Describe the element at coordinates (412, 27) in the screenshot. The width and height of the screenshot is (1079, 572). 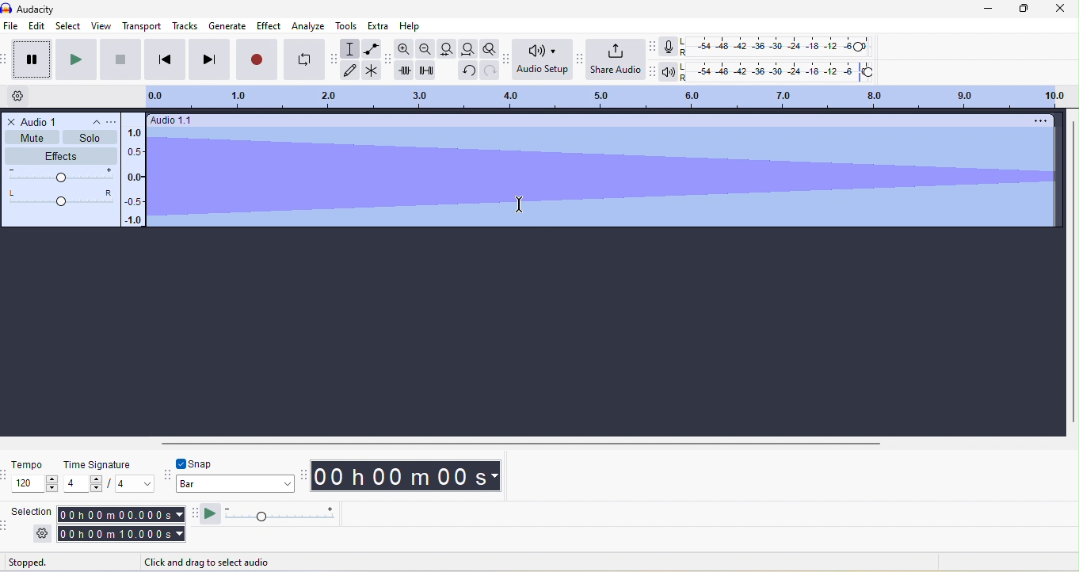
I see `help` at that location.